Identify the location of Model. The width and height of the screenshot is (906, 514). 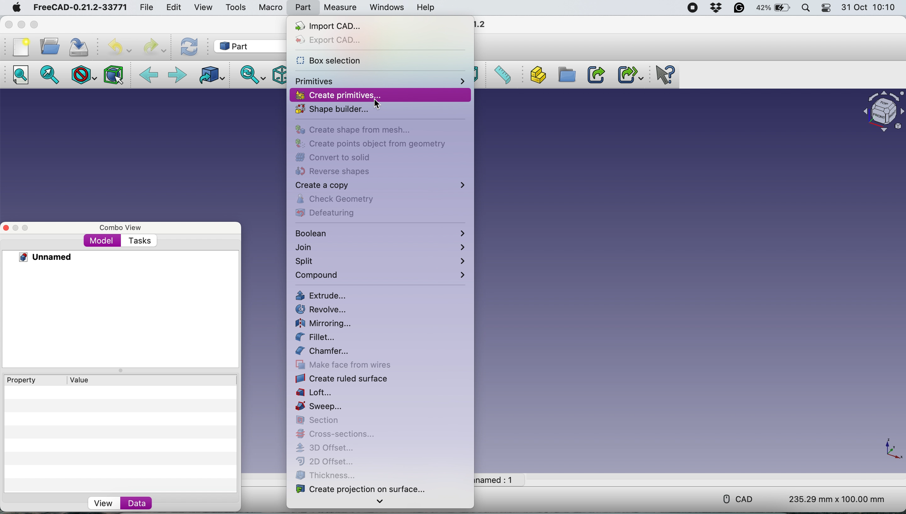
(102, 242).